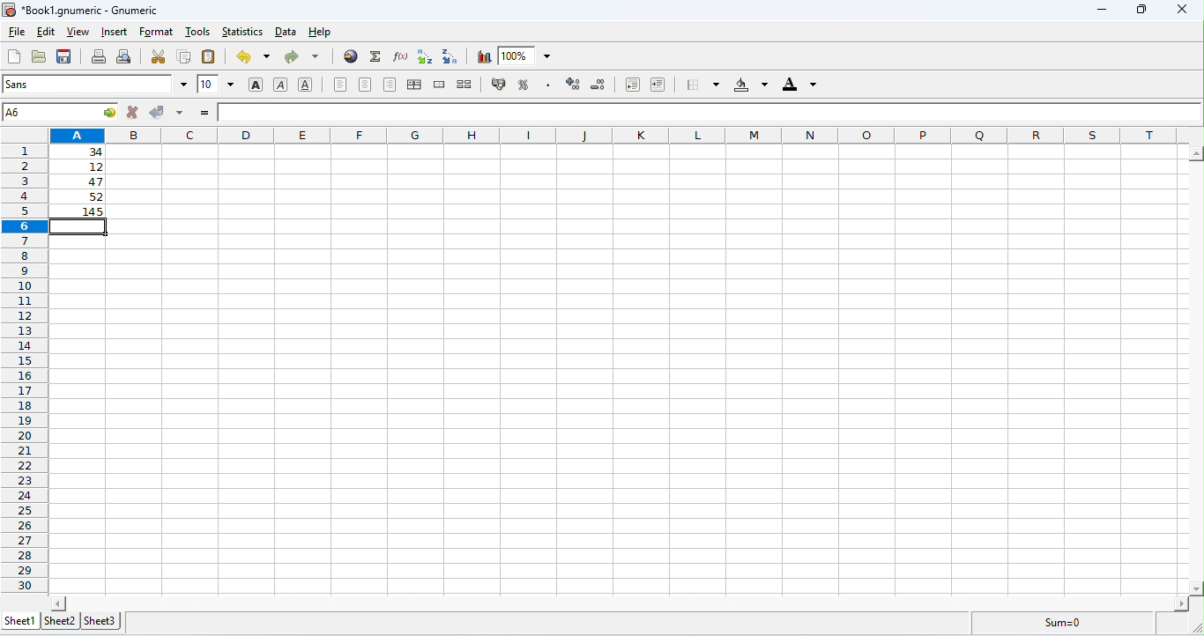 The height and width of the screenshot is (636, 1204). I want to click on format as percent, so click(524, 85).